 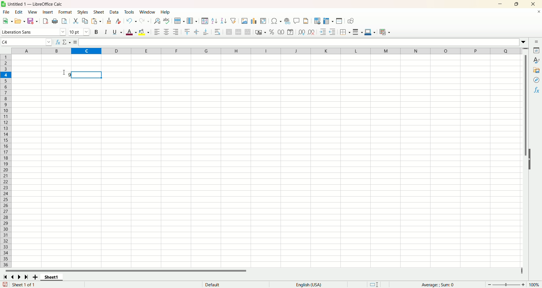 What do you see at coordinates (215, 21) in the screenshot?
I see `sort ascending` at bounding box center [215, 21].